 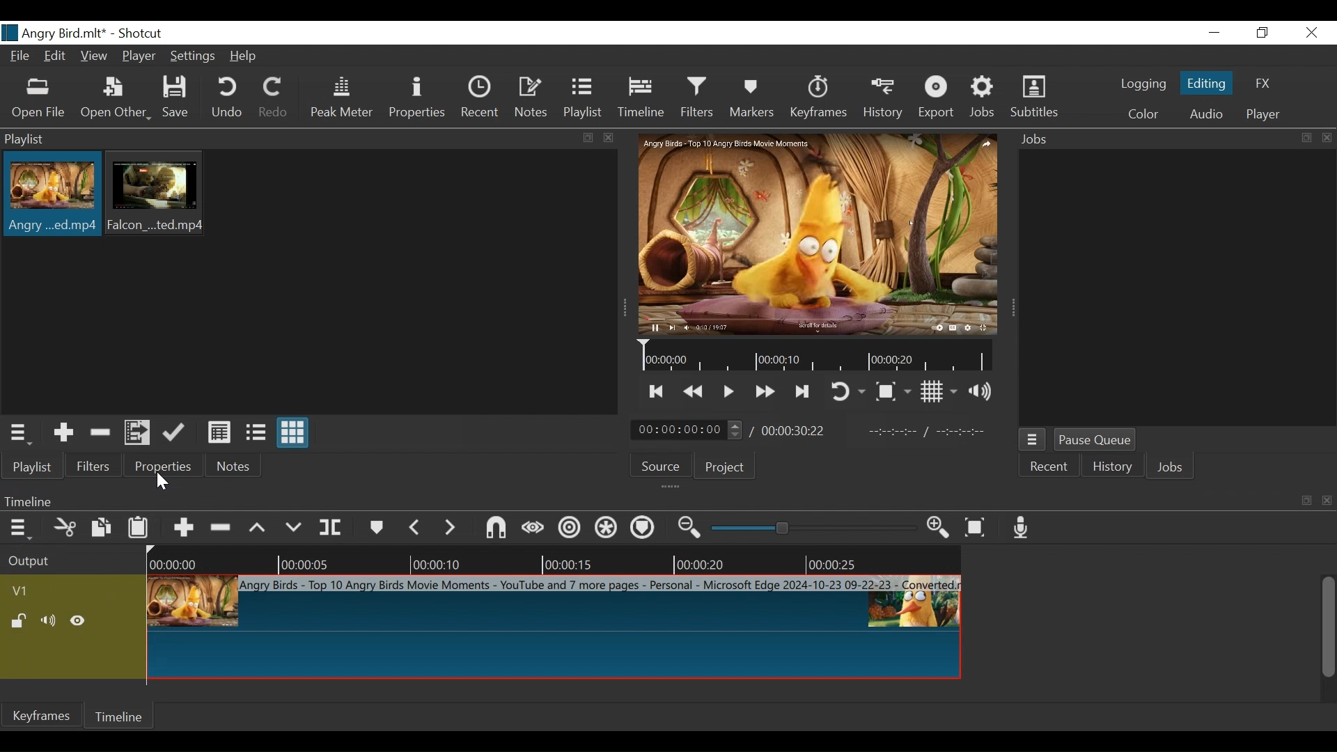 I want to click on Timeline, so click(x=120, y=715).